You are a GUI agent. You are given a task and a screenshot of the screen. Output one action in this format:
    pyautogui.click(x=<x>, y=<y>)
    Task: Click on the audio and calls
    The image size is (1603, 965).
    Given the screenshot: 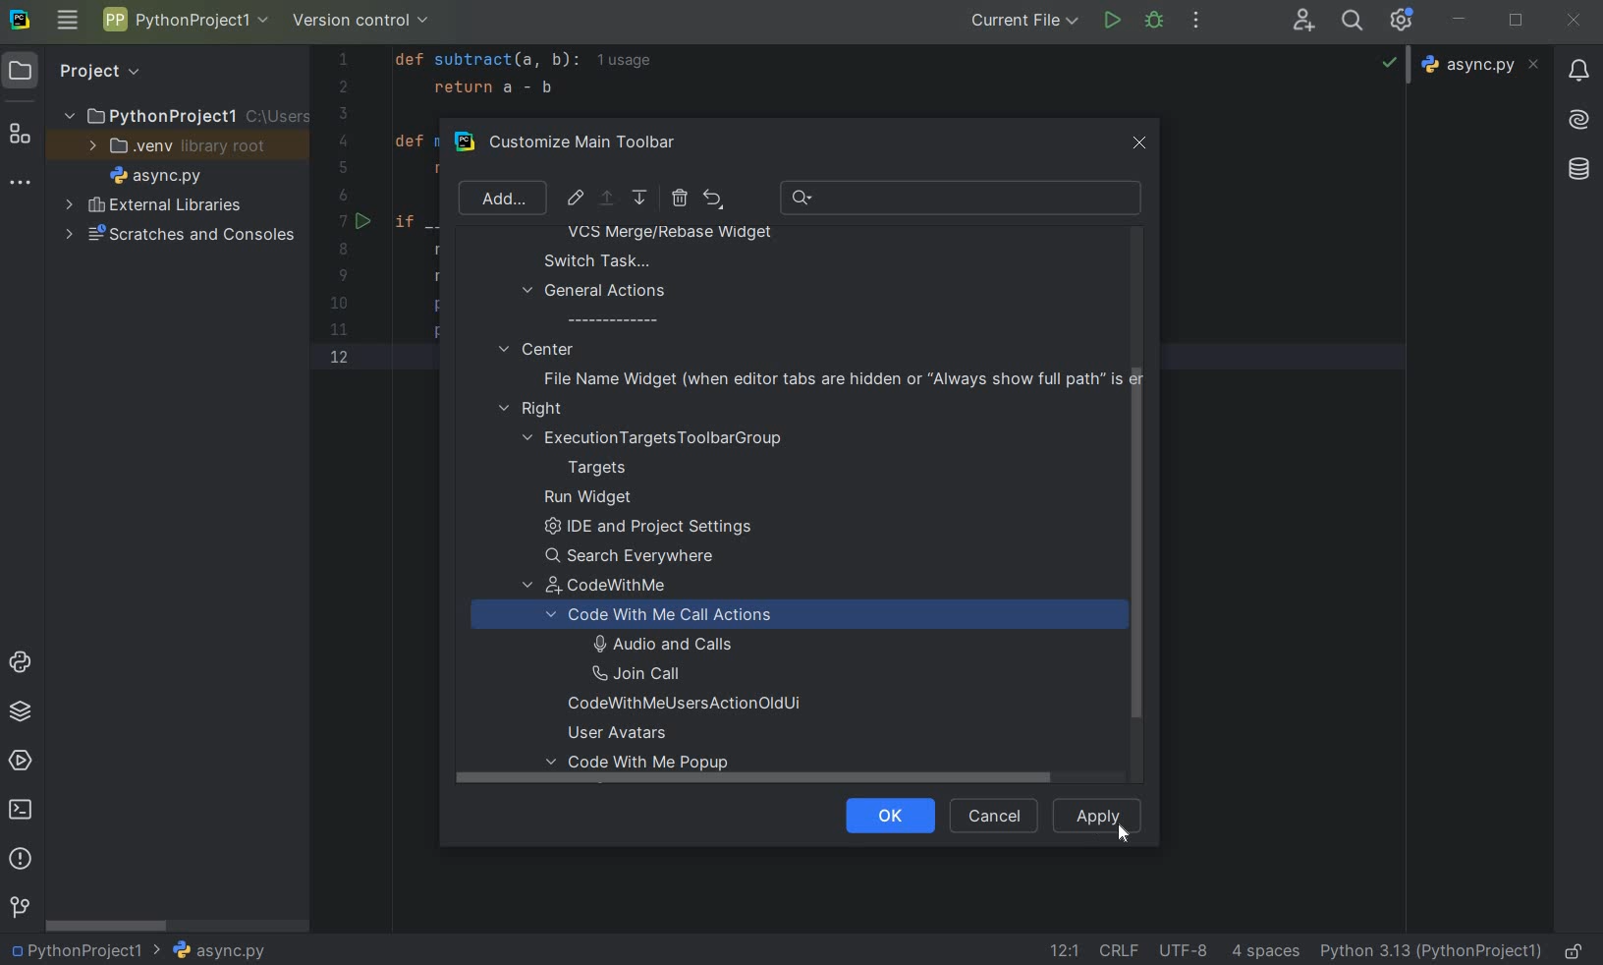 What is the action you would take?
    pyautogui.click(x=658, y=643)
    